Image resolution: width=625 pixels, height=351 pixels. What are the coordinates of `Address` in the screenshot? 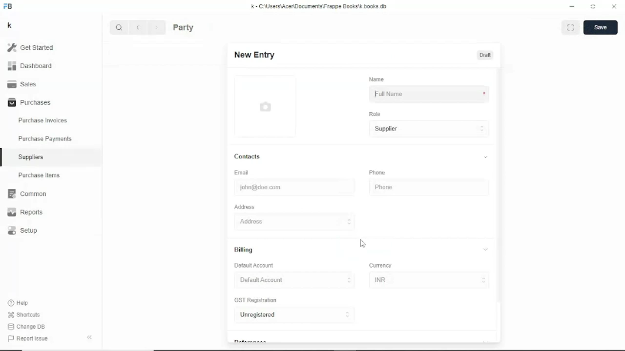 It's located at (245, 207).